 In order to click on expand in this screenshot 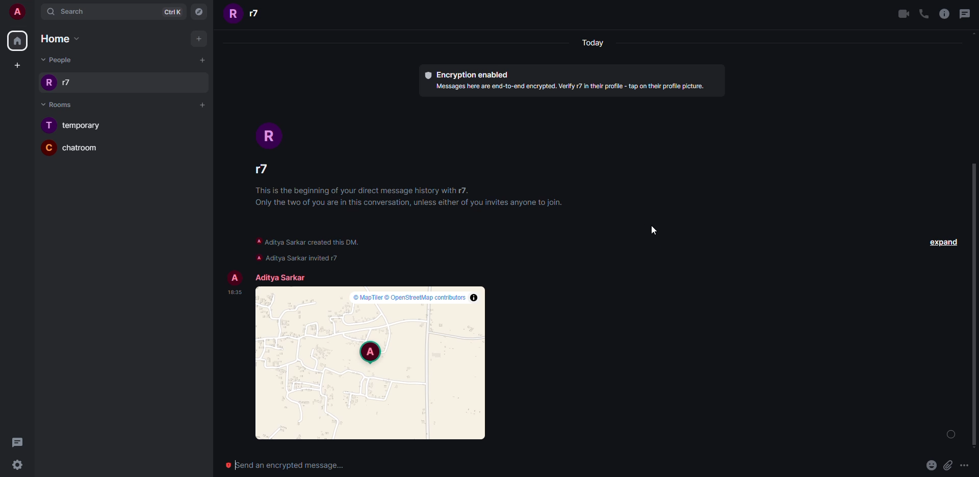, I will do `click(942, 242)`.